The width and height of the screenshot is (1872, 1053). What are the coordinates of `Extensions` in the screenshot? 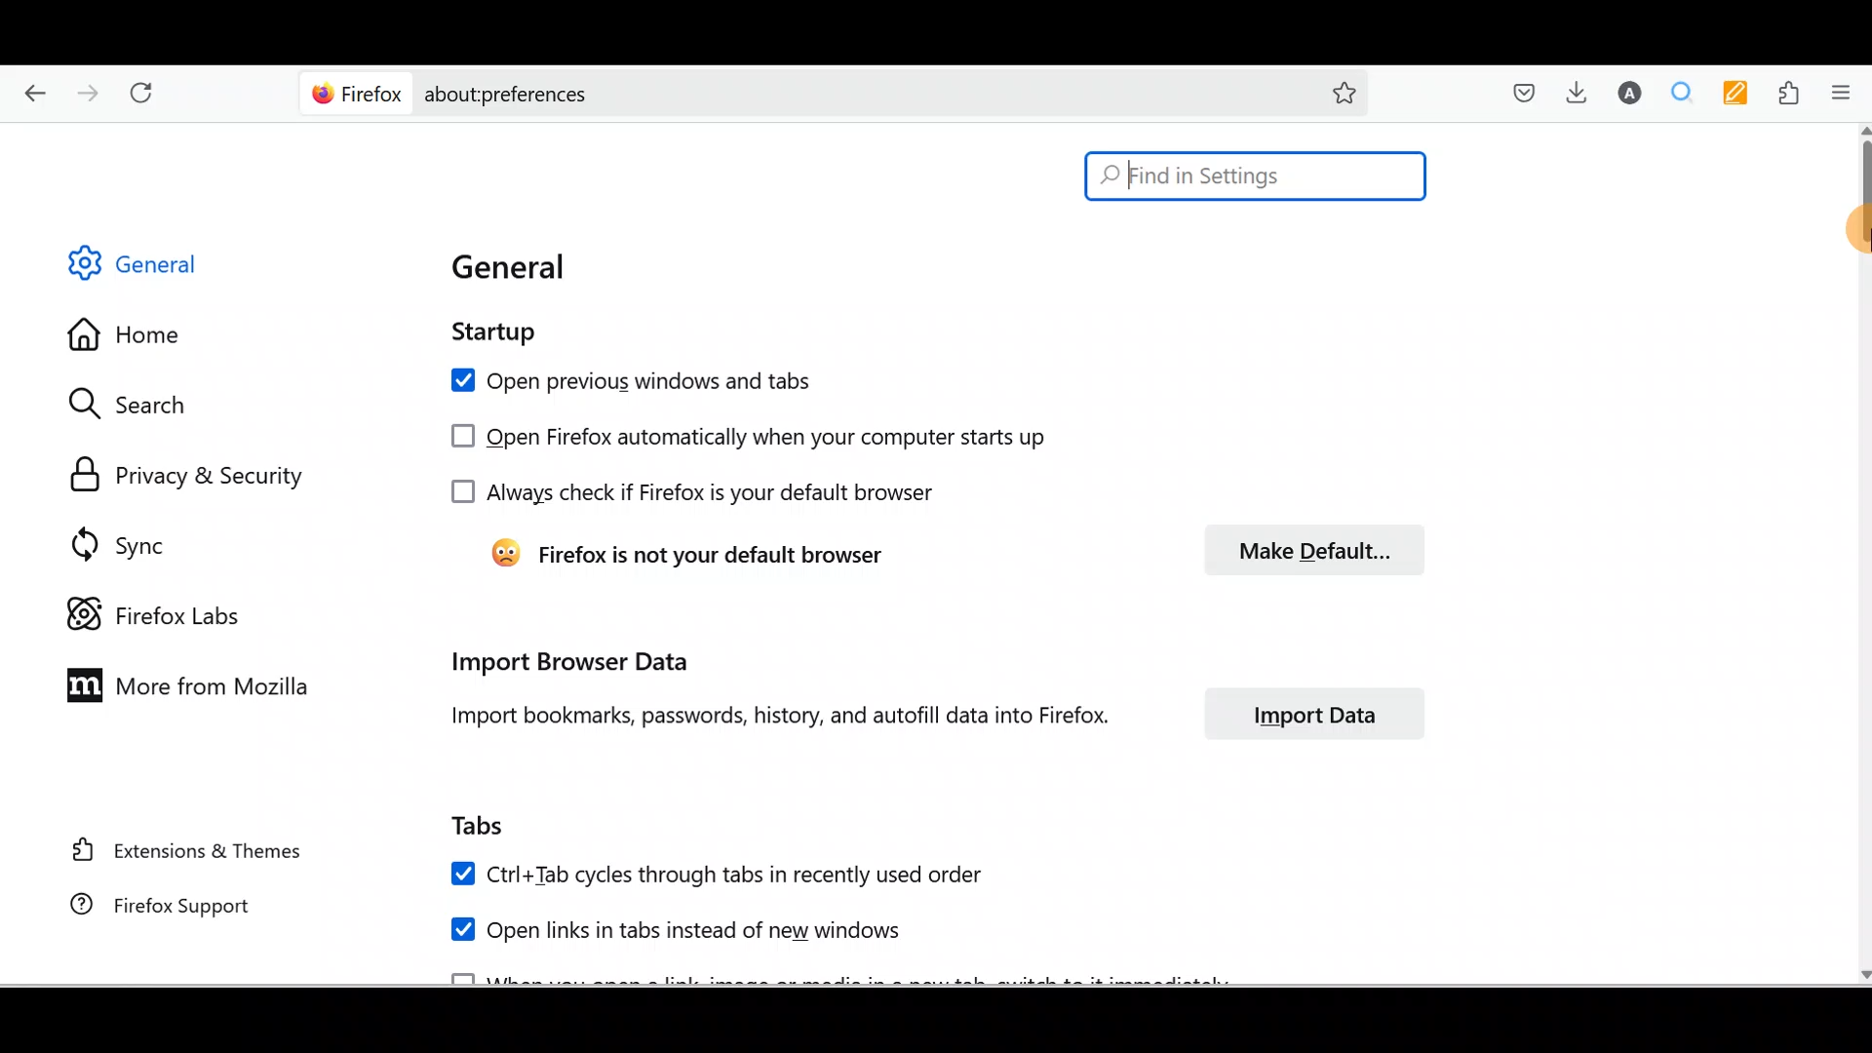 It's located at (1792, 92).